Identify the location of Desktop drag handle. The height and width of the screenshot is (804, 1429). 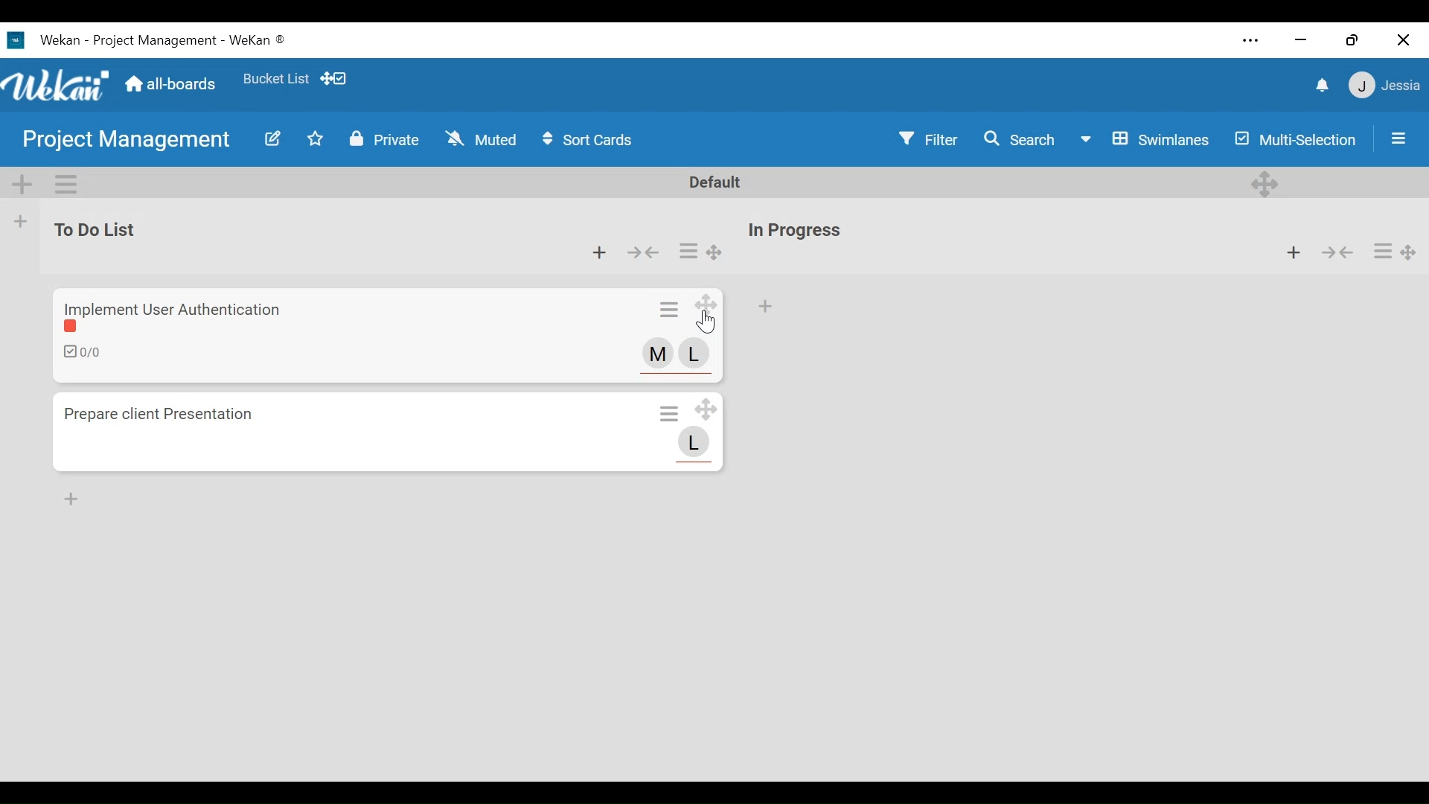
(705, 305).